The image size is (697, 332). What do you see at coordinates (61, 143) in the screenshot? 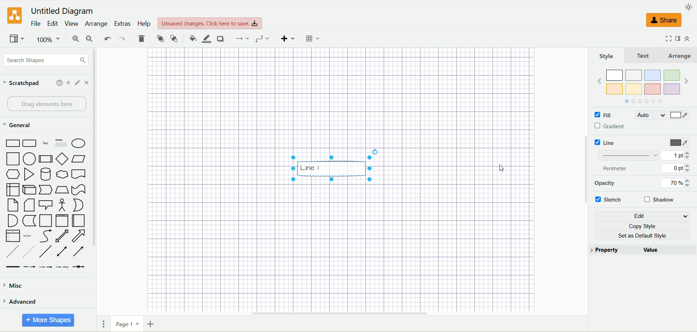
I see `Textbox` at bounding box center [61, 143].